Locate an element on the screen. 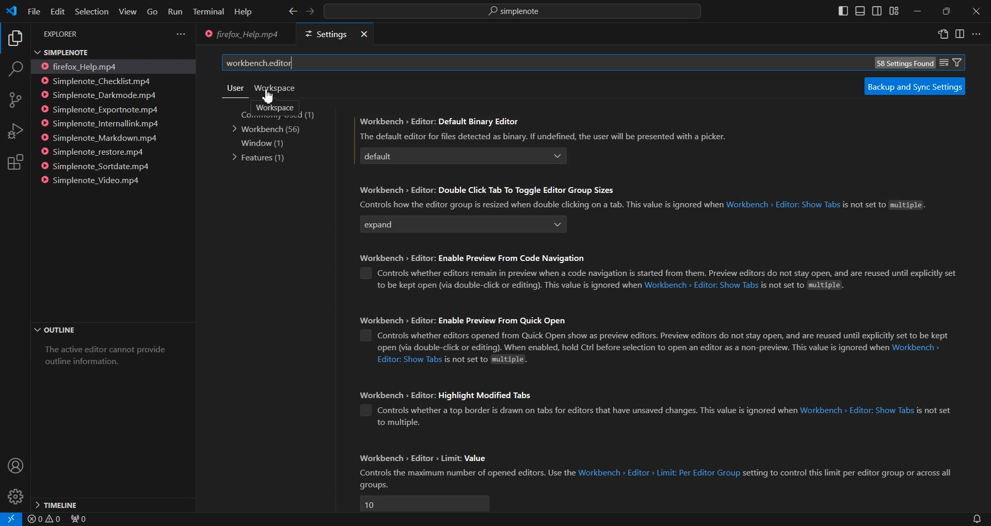  Go is located at coordinates (152, 12).